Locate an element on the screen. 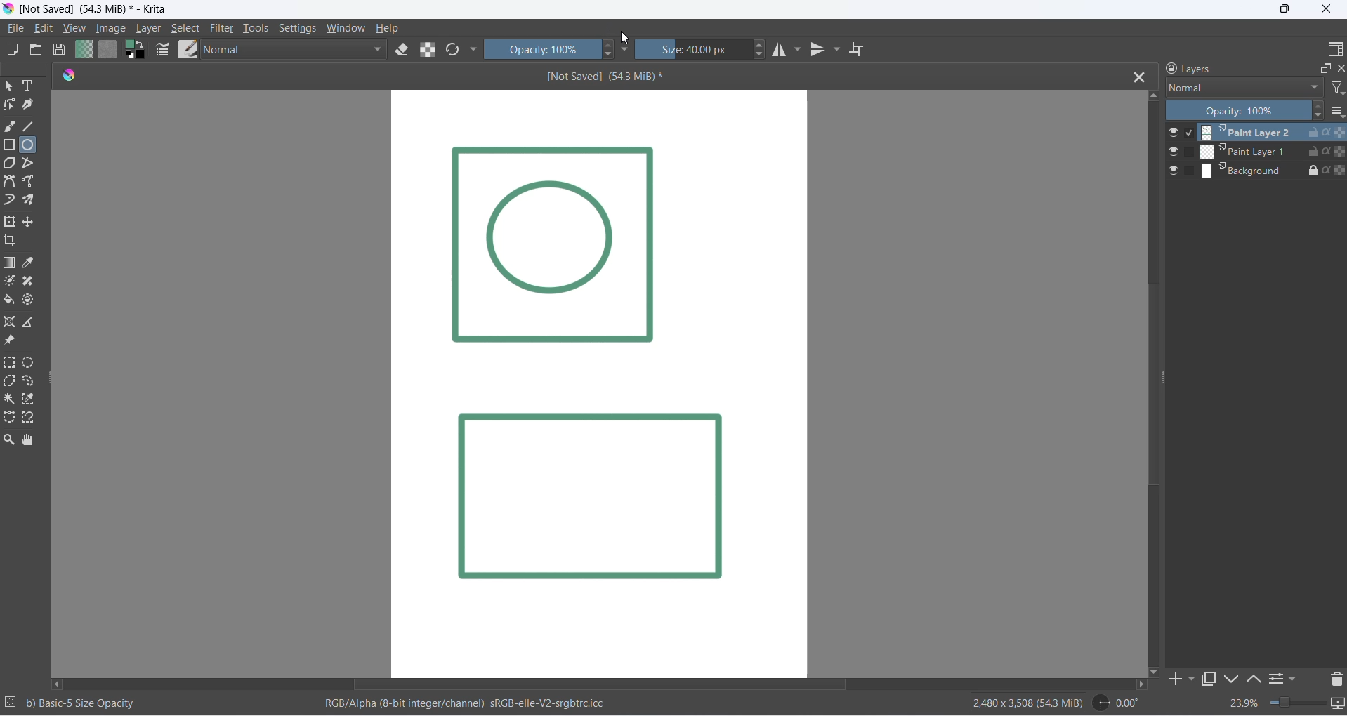  edit shapes tool is located at coordinates (9, 107).